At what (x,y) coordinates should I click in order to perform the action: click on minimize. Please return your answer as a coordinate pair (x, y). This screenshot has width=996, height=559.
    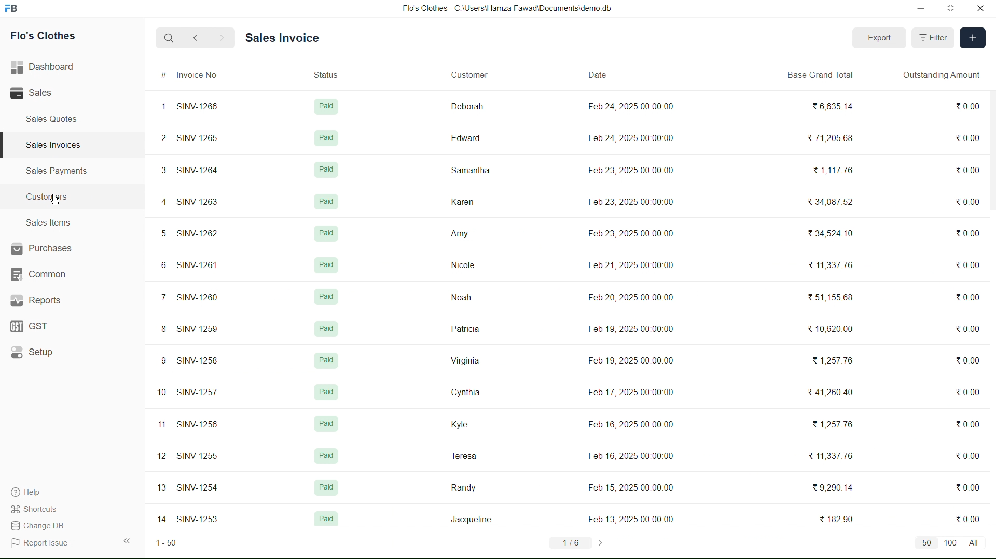
    Looking at the image, I should click on (918, 9).